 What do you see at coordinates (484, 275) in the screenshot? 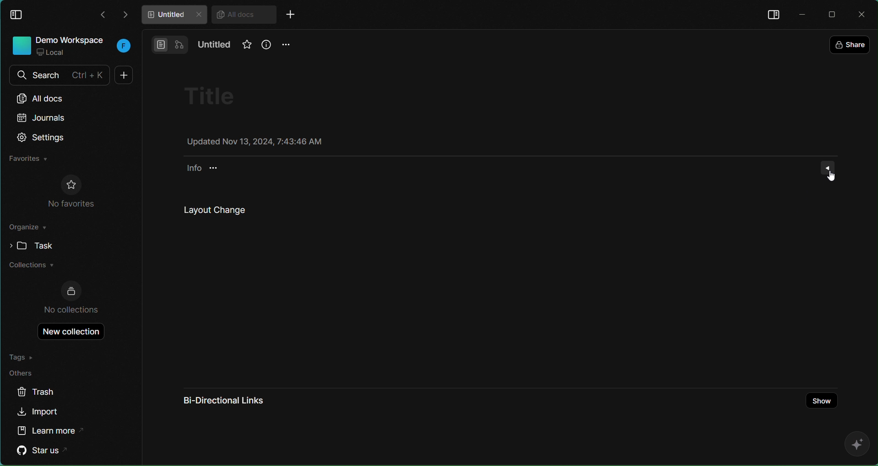
I see `Project` at bounding box center [484, 275].